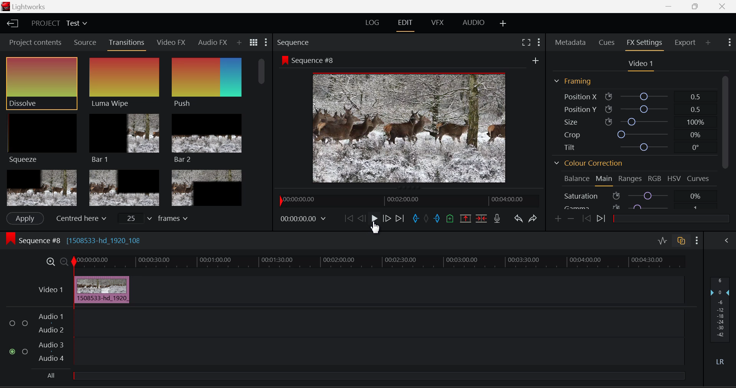 The image size is (736, 388). What do you see at coordinates (155, 218) in the screenshot?
I see `frames input` at bounding box center [155, 218].